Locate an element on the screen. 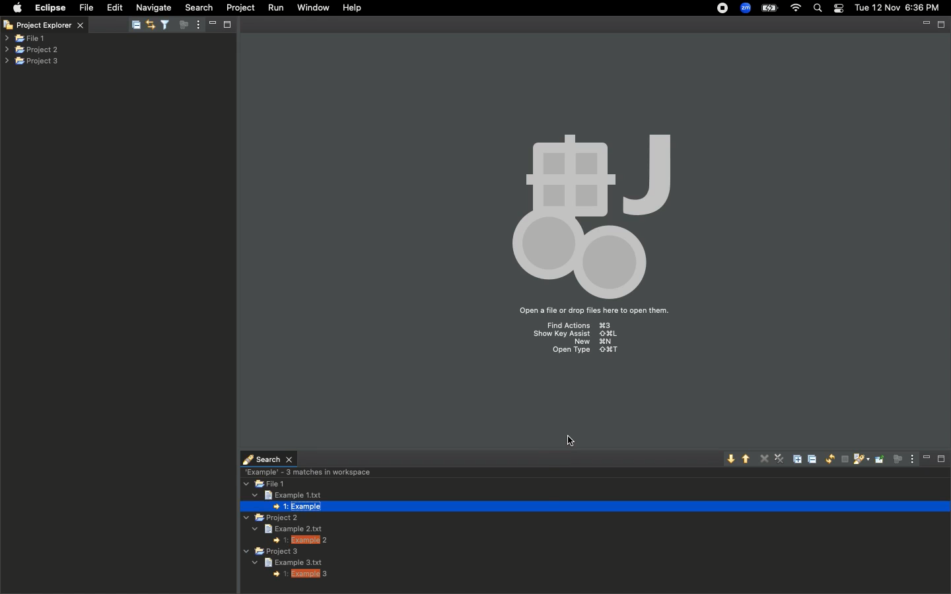 The image size is (951, 594). Expand all is located at coordinates (800, 458).